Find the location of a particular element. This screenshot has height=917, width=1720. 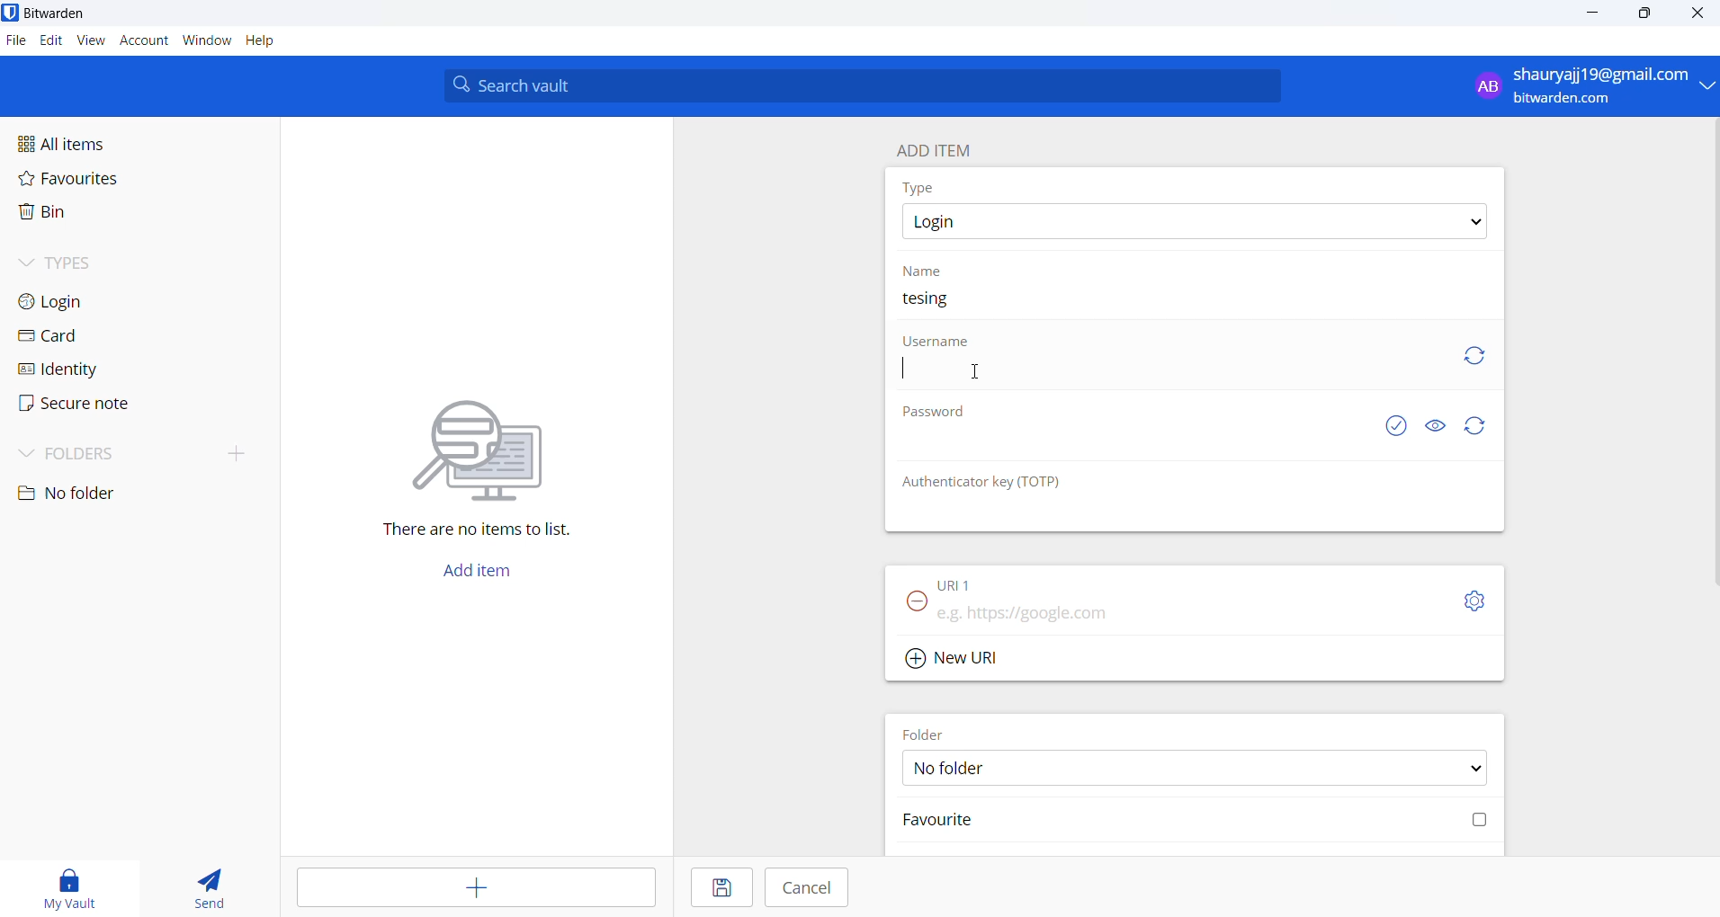

URL settings is located at coordinates (1478, 602).